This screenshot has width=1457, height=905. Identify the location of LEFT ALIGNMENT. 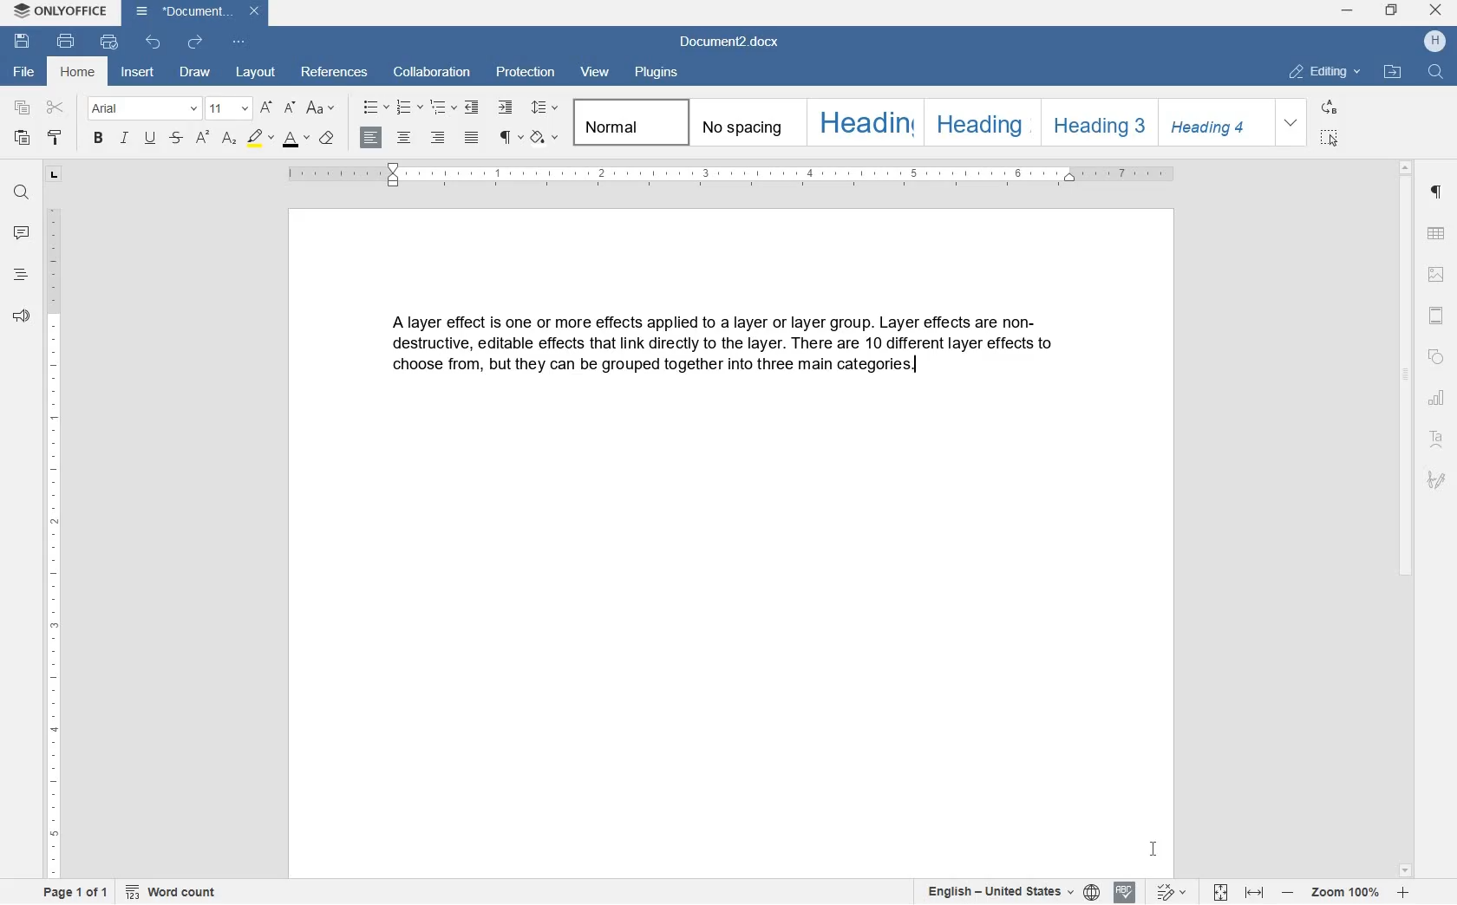
(372, 138).